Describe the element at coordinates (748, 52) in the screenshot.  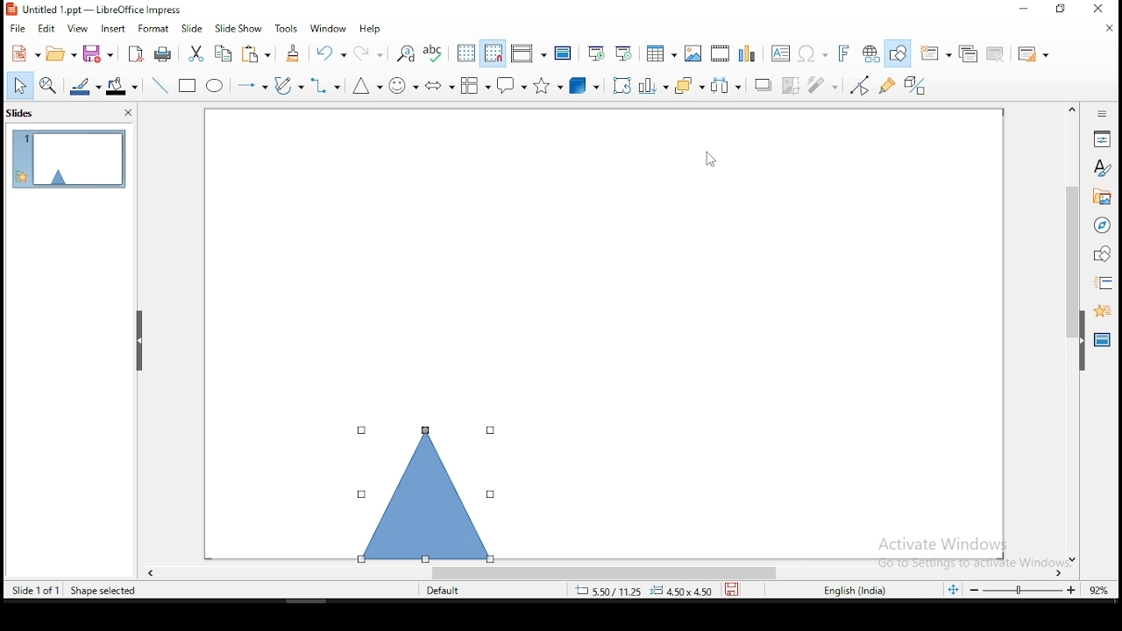
I see `charts` at that location.